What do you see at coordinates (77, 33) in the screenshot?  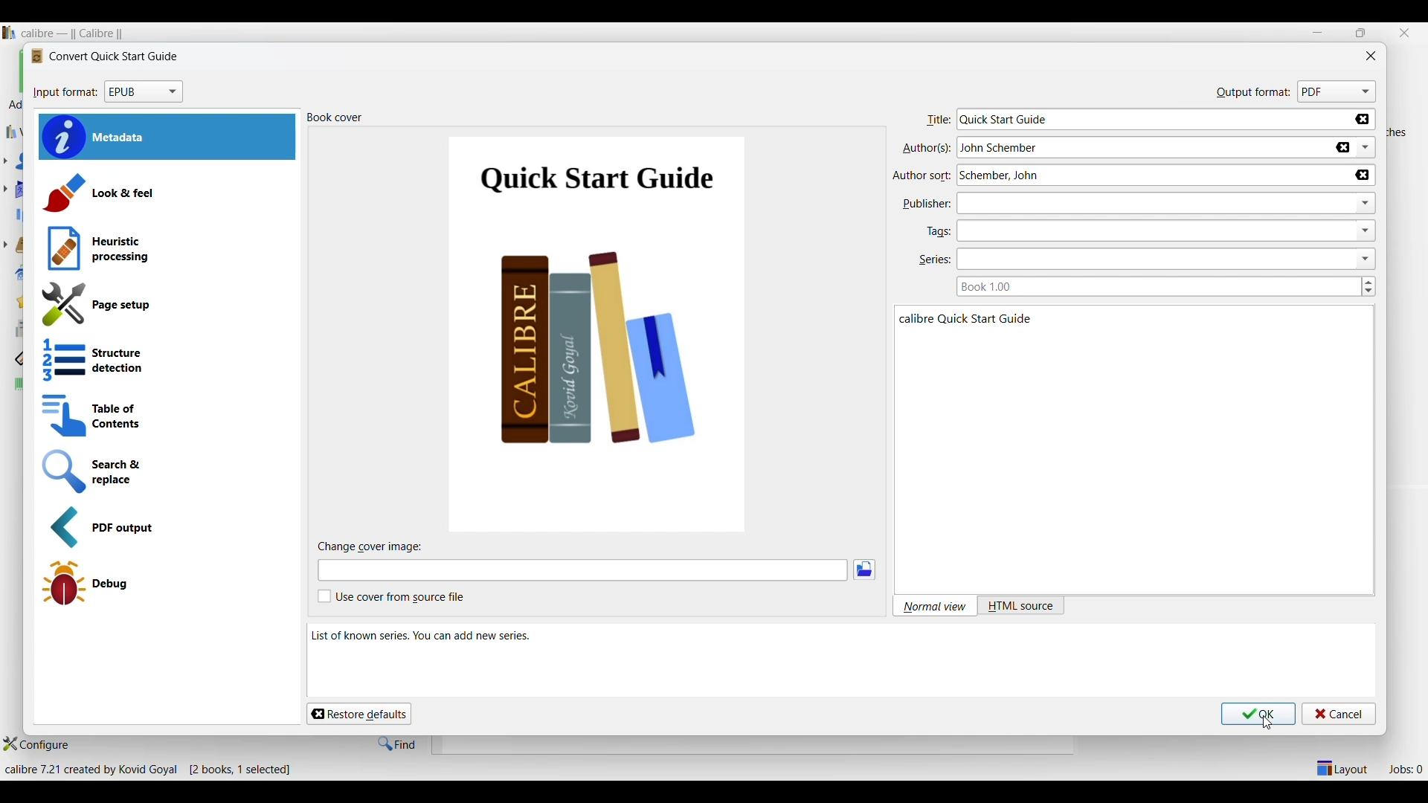 I see `Software name` at bounding box center [77, 33].